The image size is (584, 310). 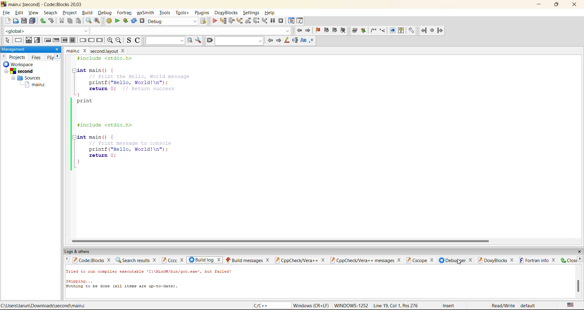 What do you see at coordinates (343, 31) in the screenshot?
I see `clear bookmark` at bounding box center [343, 31].